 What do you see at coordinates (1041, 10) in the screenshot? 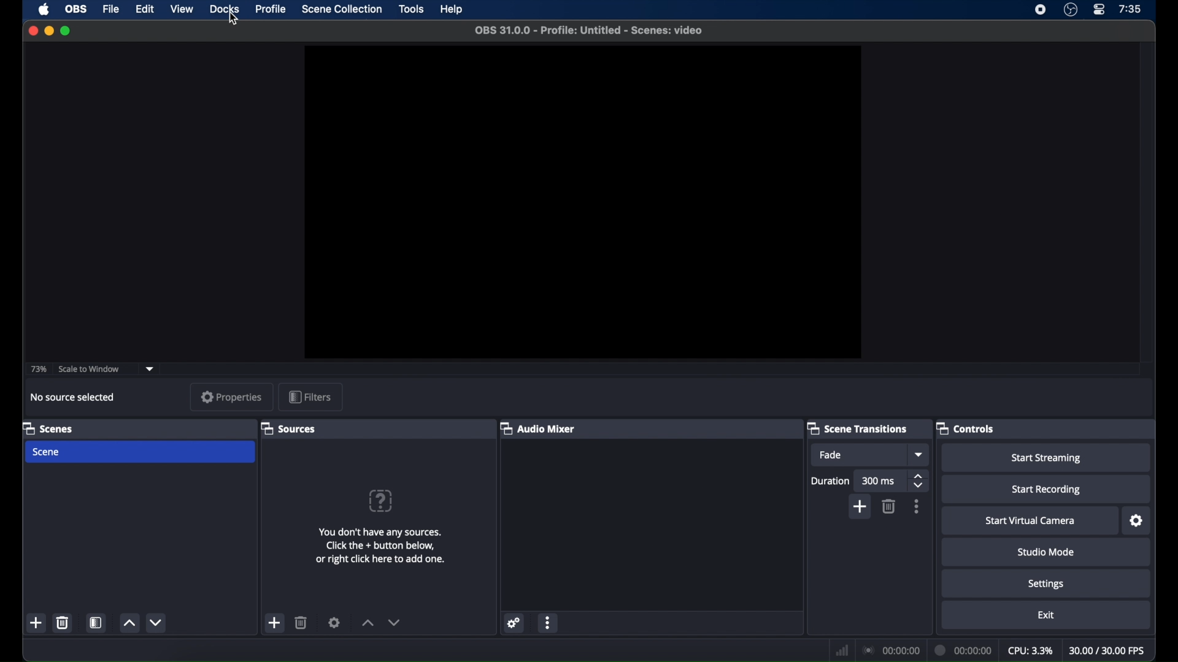
I see `screen recorder icon` at bounding box center [1041, 10].